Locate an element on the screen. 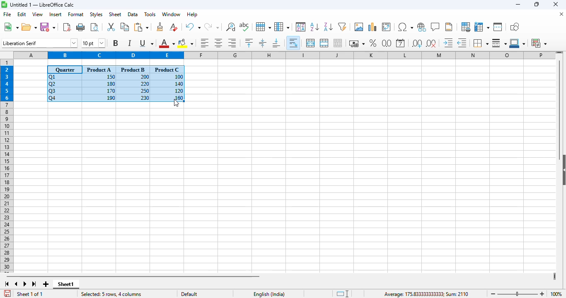  add new sheet is located at coordinates (45, 284).